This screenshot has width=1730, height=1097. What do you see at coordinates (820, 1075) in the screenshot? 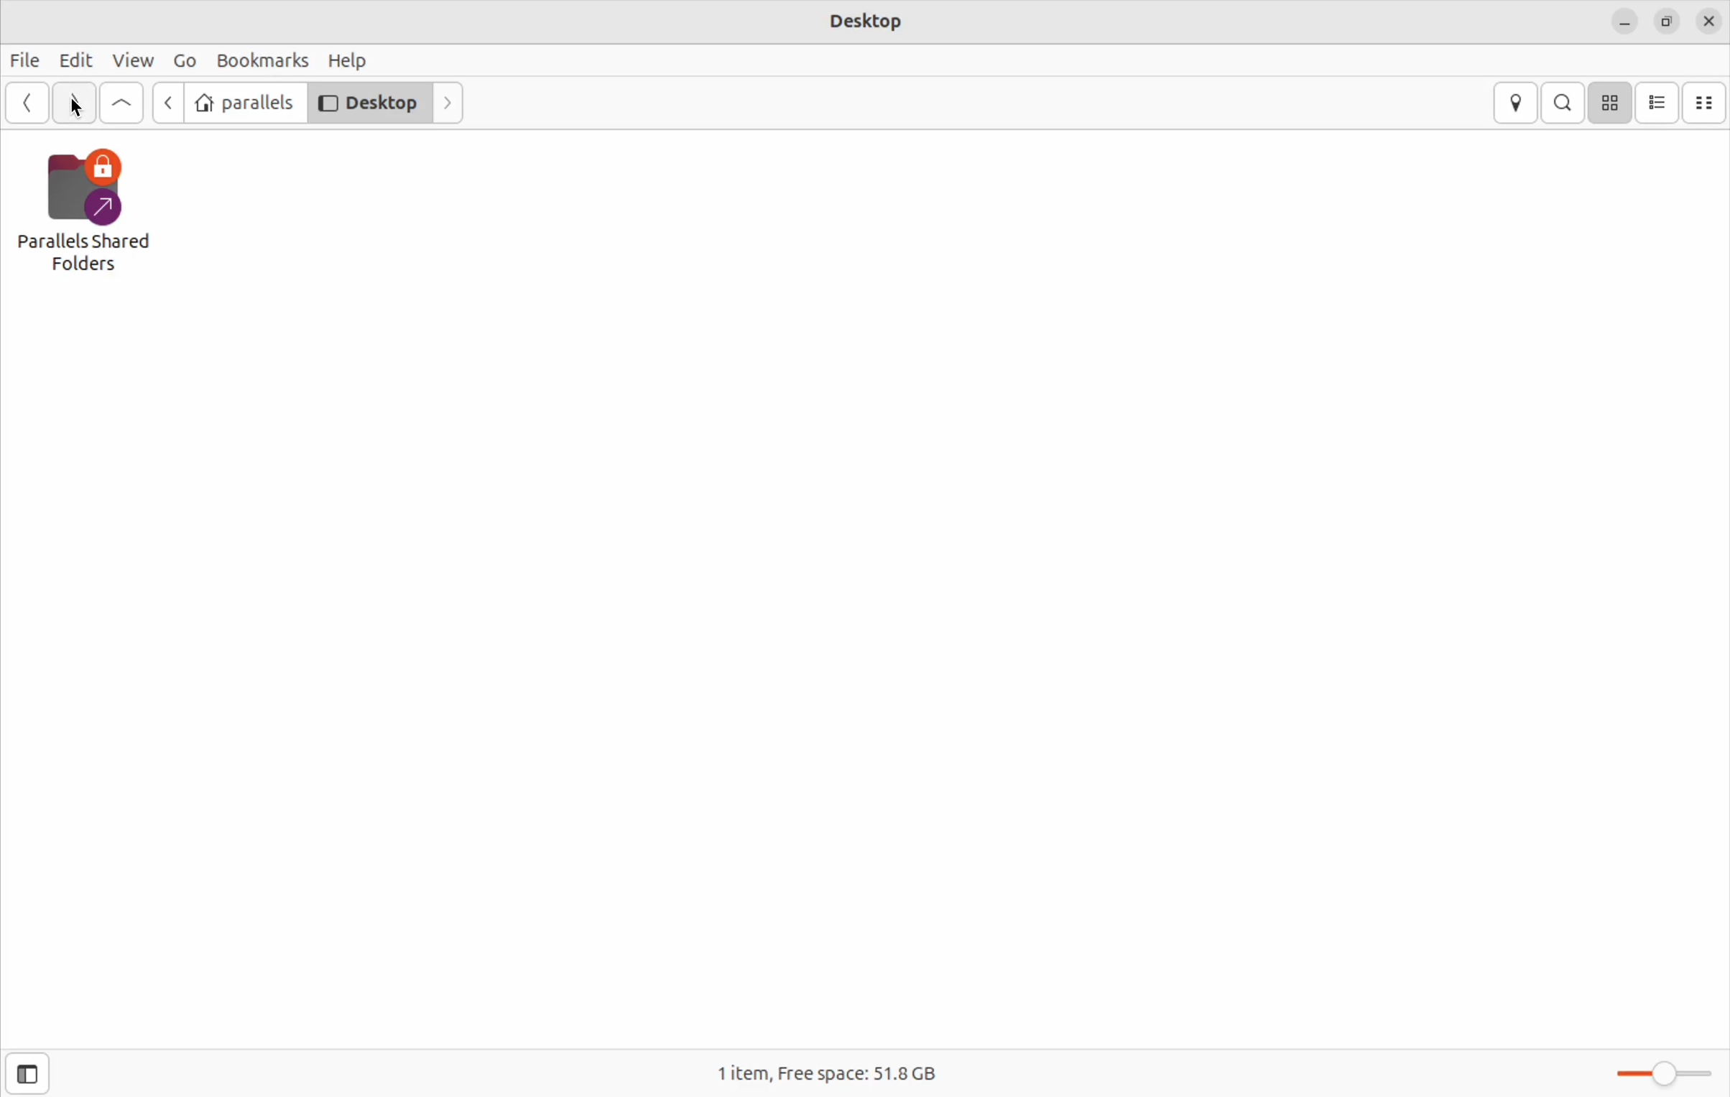
I see `9 items free space 51.8 Gb` at bounding box center [820, 1075].